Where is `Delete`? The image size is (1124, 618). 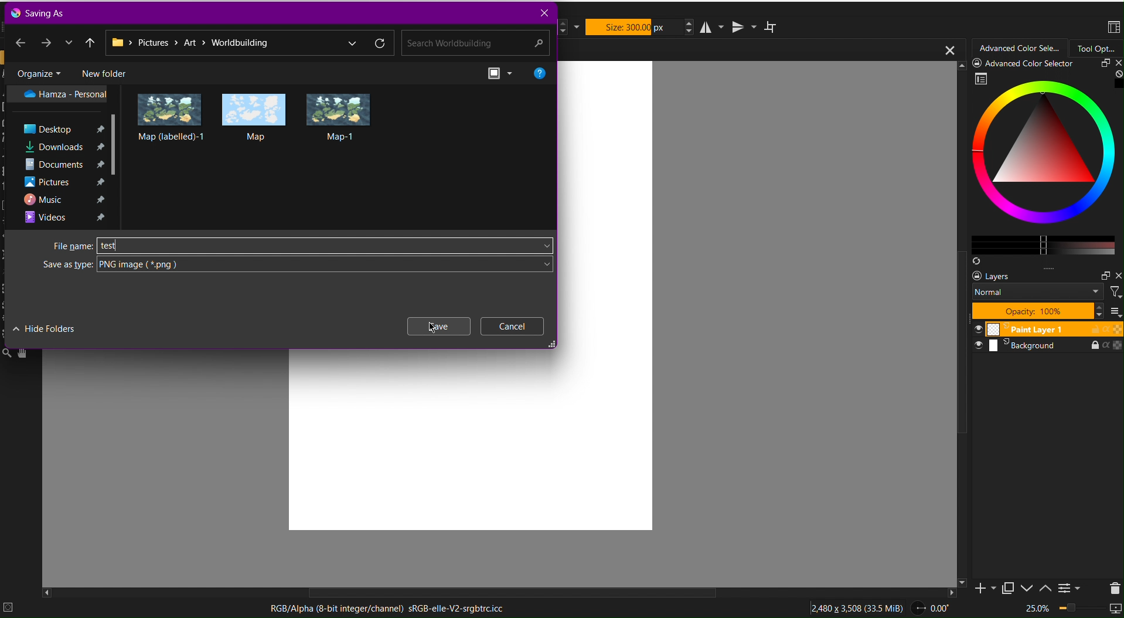 Delete is located at coordinates (1112, 587).